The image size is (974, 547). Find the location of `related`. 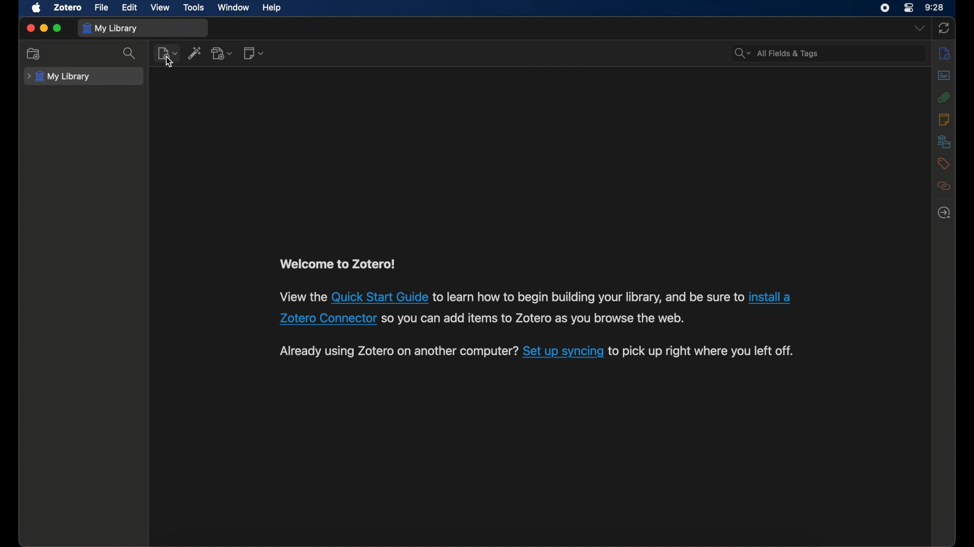

related is located at coordinates (944, 186).